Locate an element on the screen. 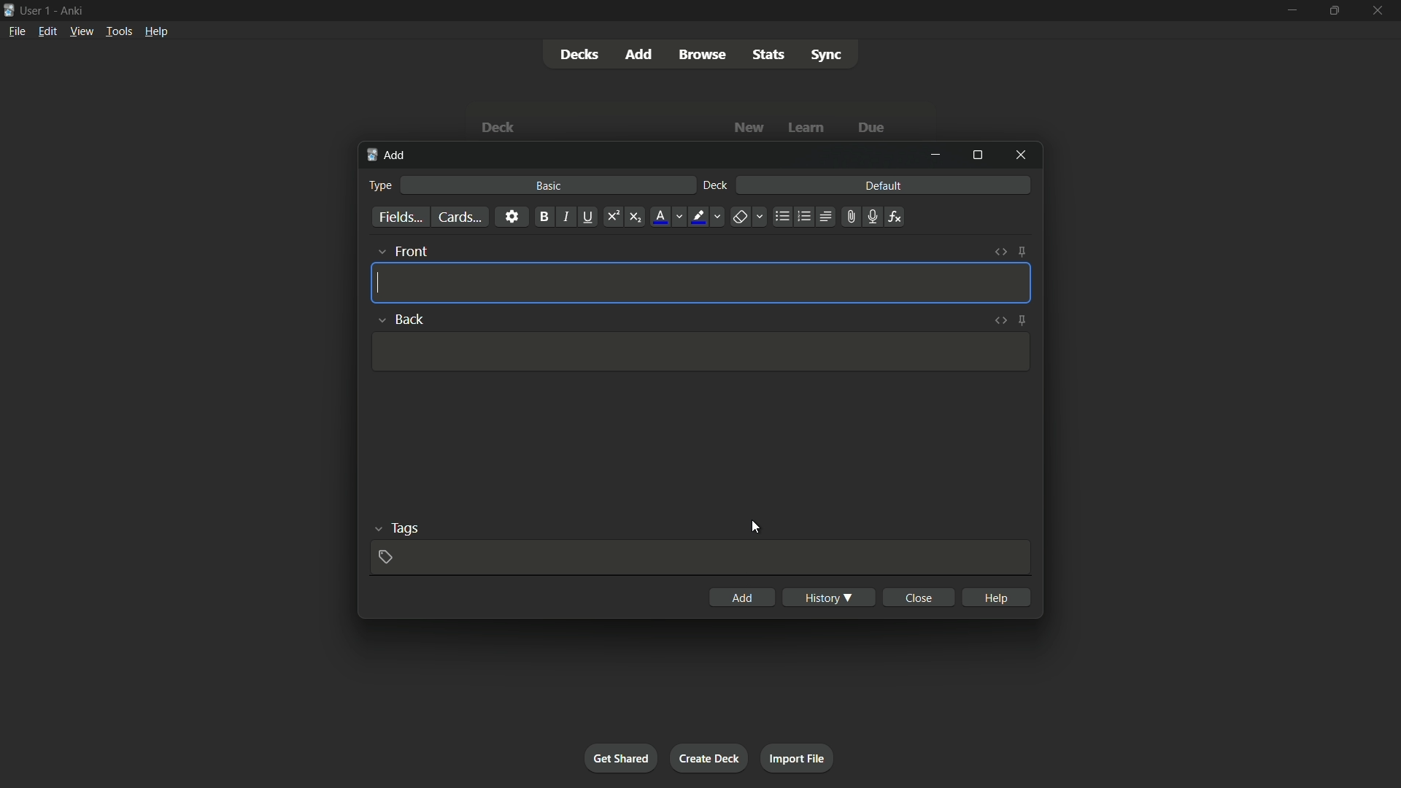  new is located at coordinates (748, 129).